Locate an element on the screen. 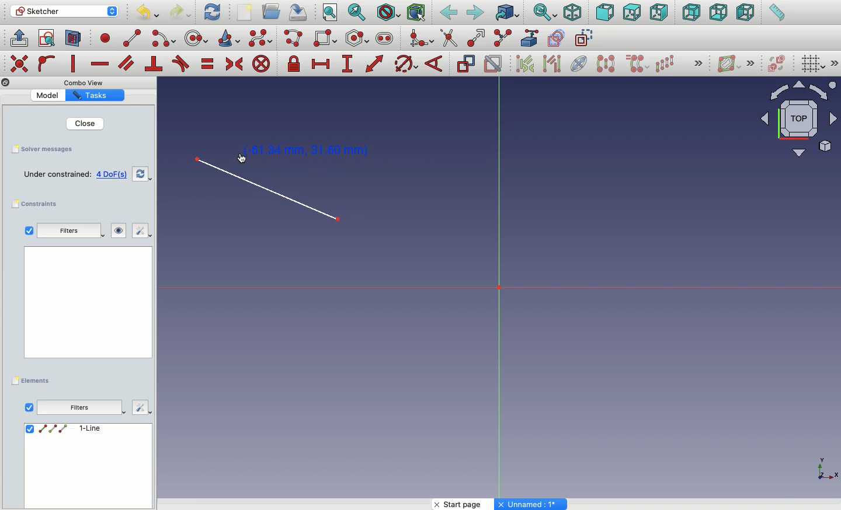 The height and width of the screenshot is (510, 841). Go to linked object is located at coordinates (507, 12).